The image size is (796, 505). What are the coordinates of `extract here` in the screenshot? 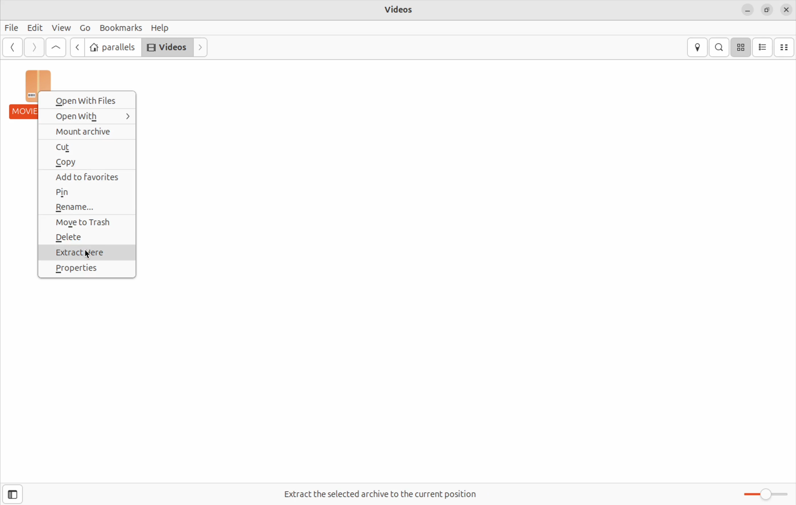 It's located at (87, 253).